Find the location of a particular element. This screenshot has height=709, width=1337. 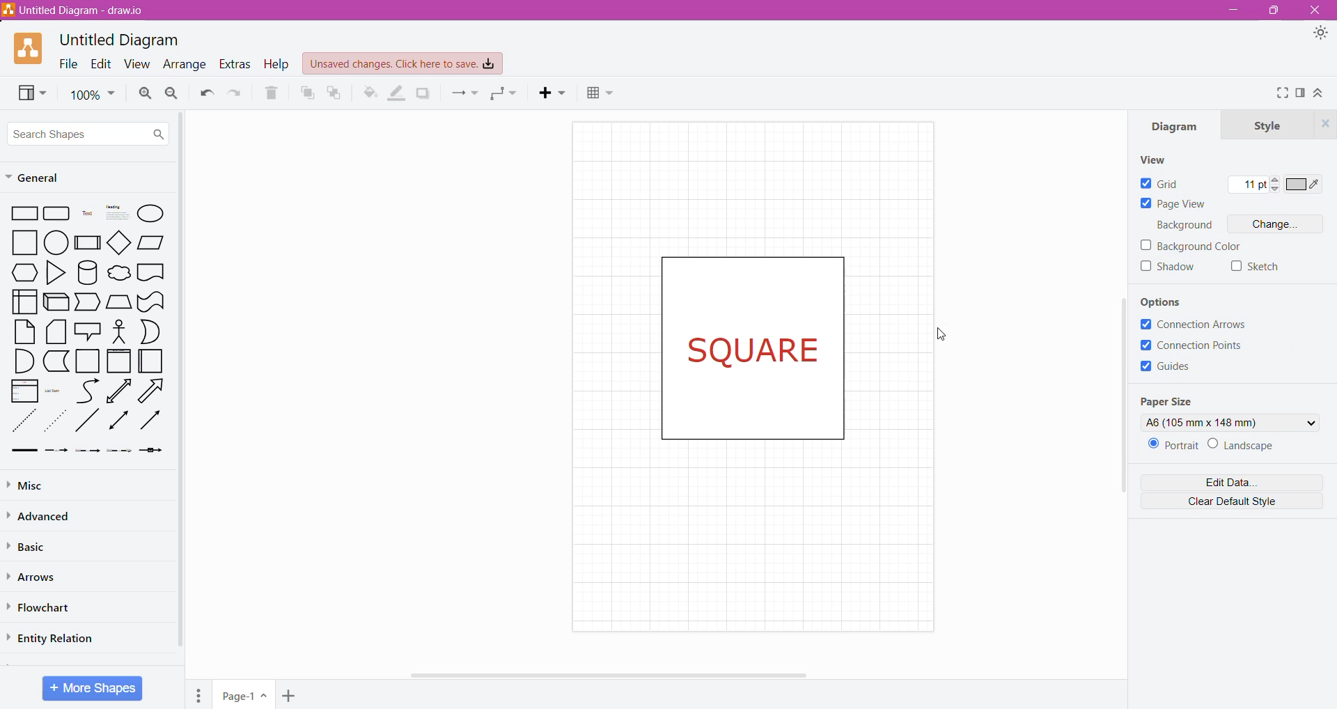

3D Rectangle is located at coordinates (56, 301).